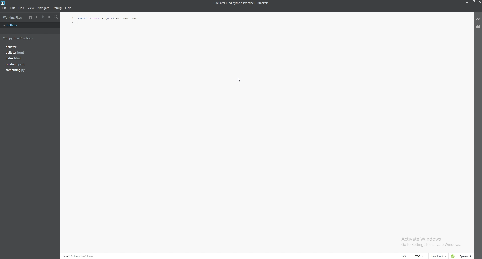  What do you see at coordinates (430, 241) in the screenshot?
I see `Activate Windows
Go to Settings to activate Windows.` at bounding box center [430, 241].